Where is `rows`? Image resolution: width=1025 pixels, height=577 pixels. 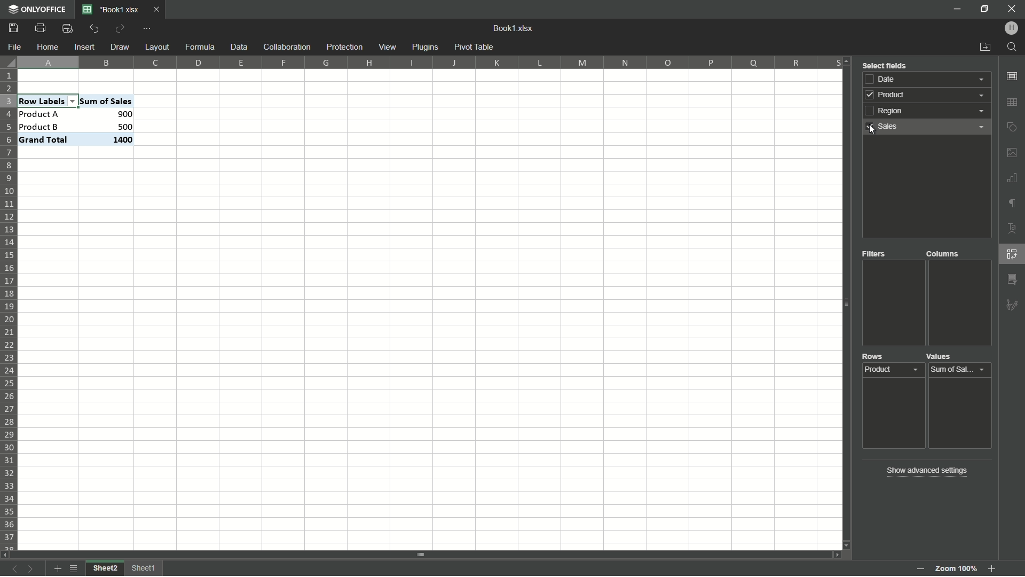
rows is located at coordinates (874, 358).